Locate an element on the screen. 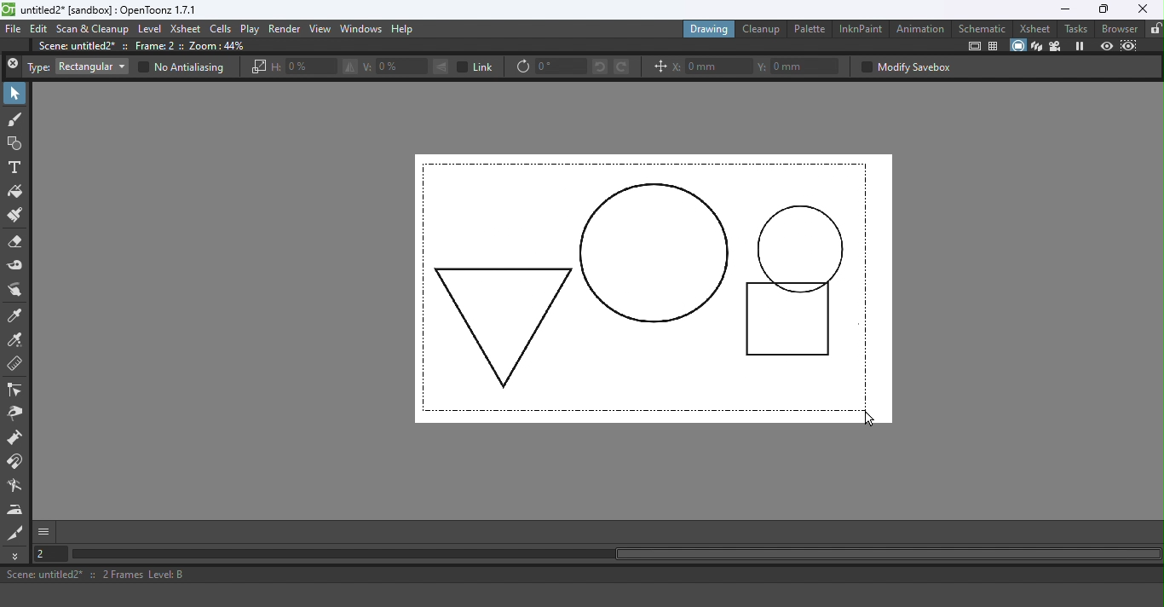 The height and width of the screenshot is (607, 1164). Xsheet is located at coordinates (186, 29).